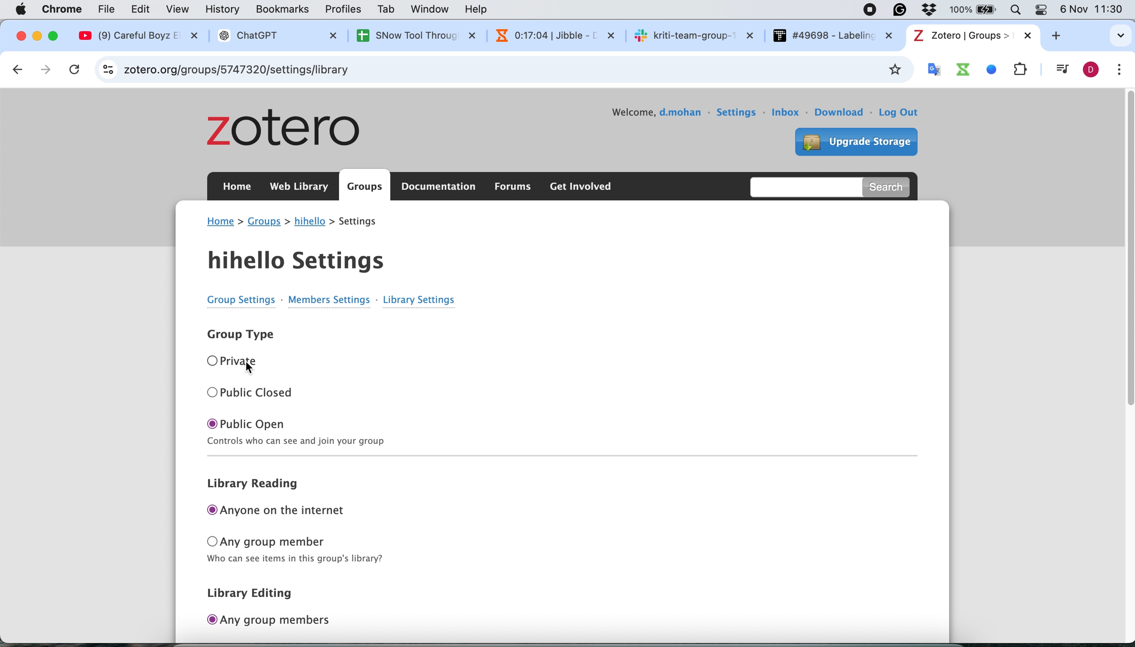 The height and width of the screenshot is (647, 1135). I want to click on bookmarks, so click(283, 11).